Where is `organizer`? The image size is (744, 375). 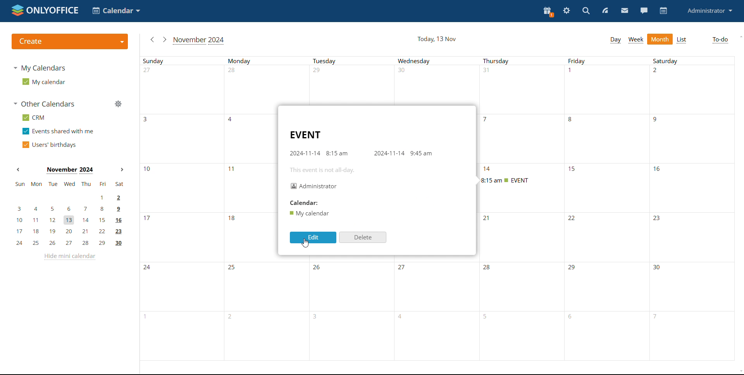 organizer is located at coordinates (313, 186).